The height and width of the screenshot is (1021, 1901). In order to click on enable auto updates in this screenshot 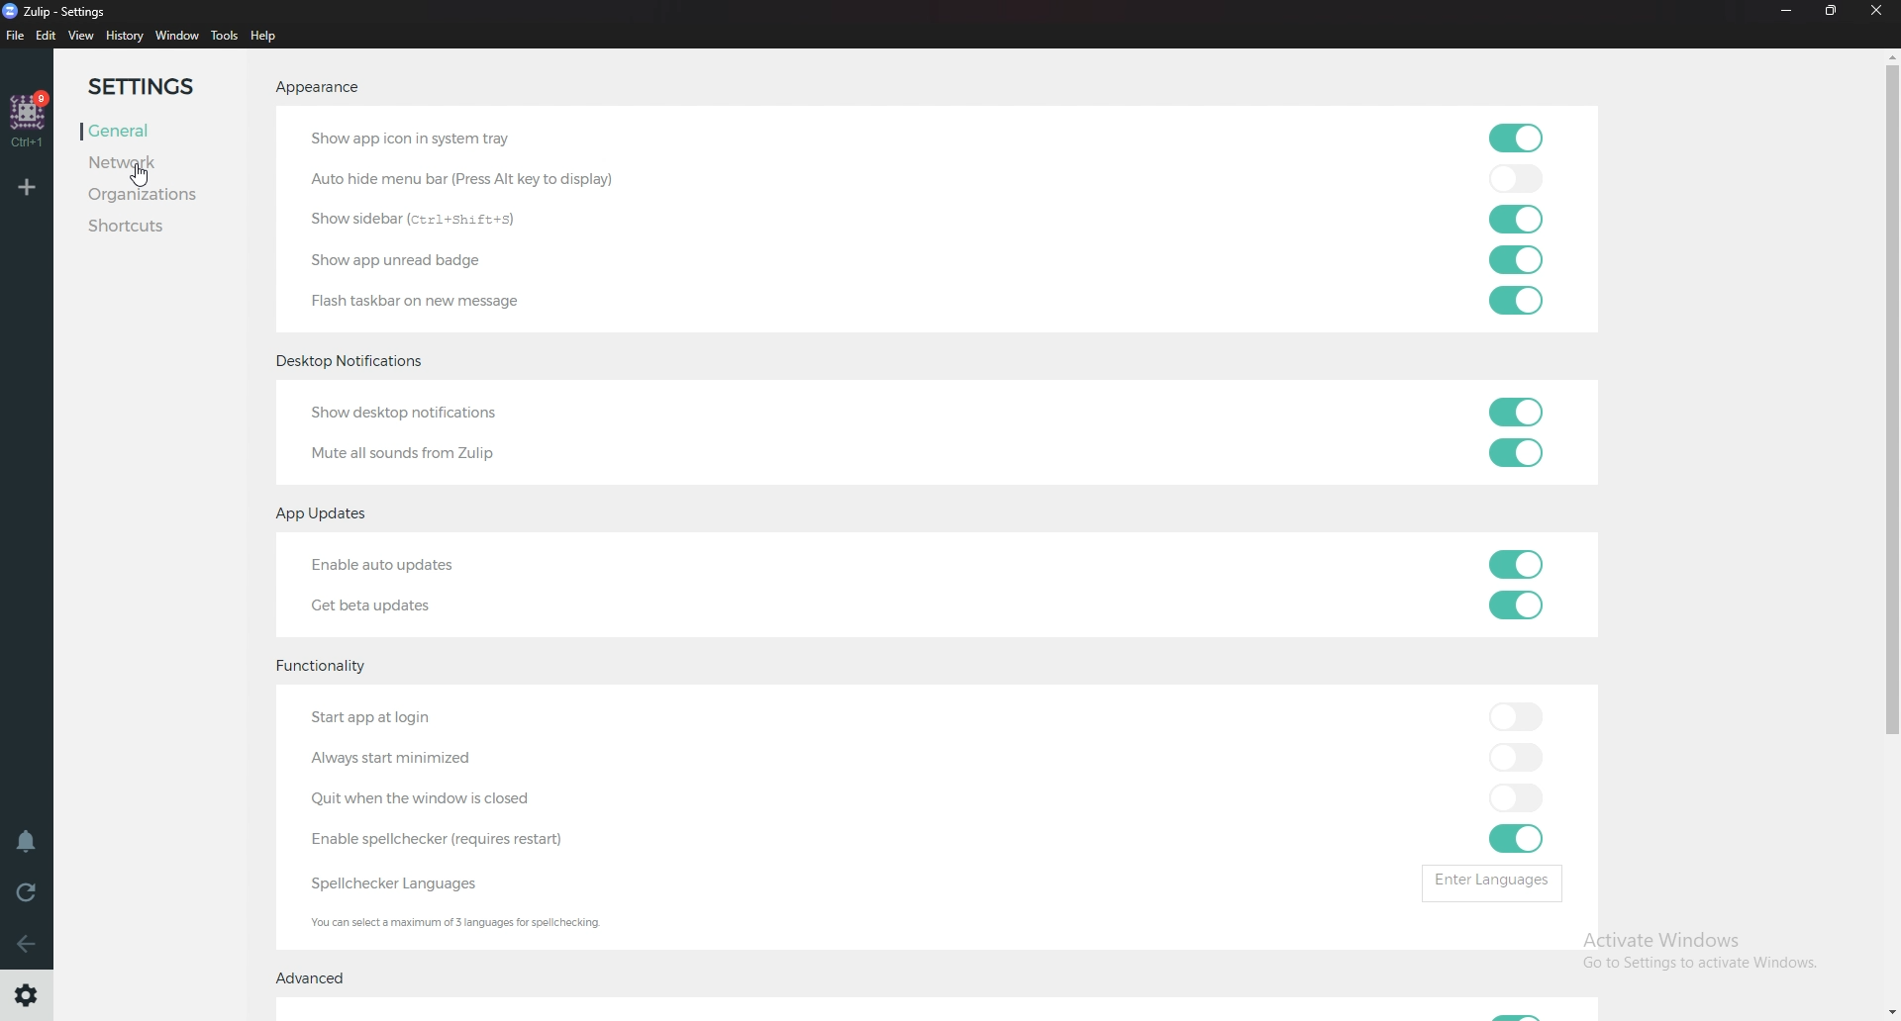, I will do `click(428, 564)`.